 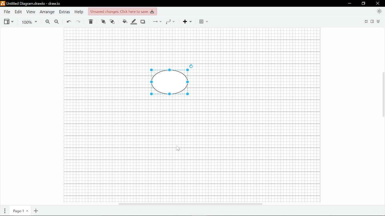 I want to click on Table, so click(x=204, y=22).